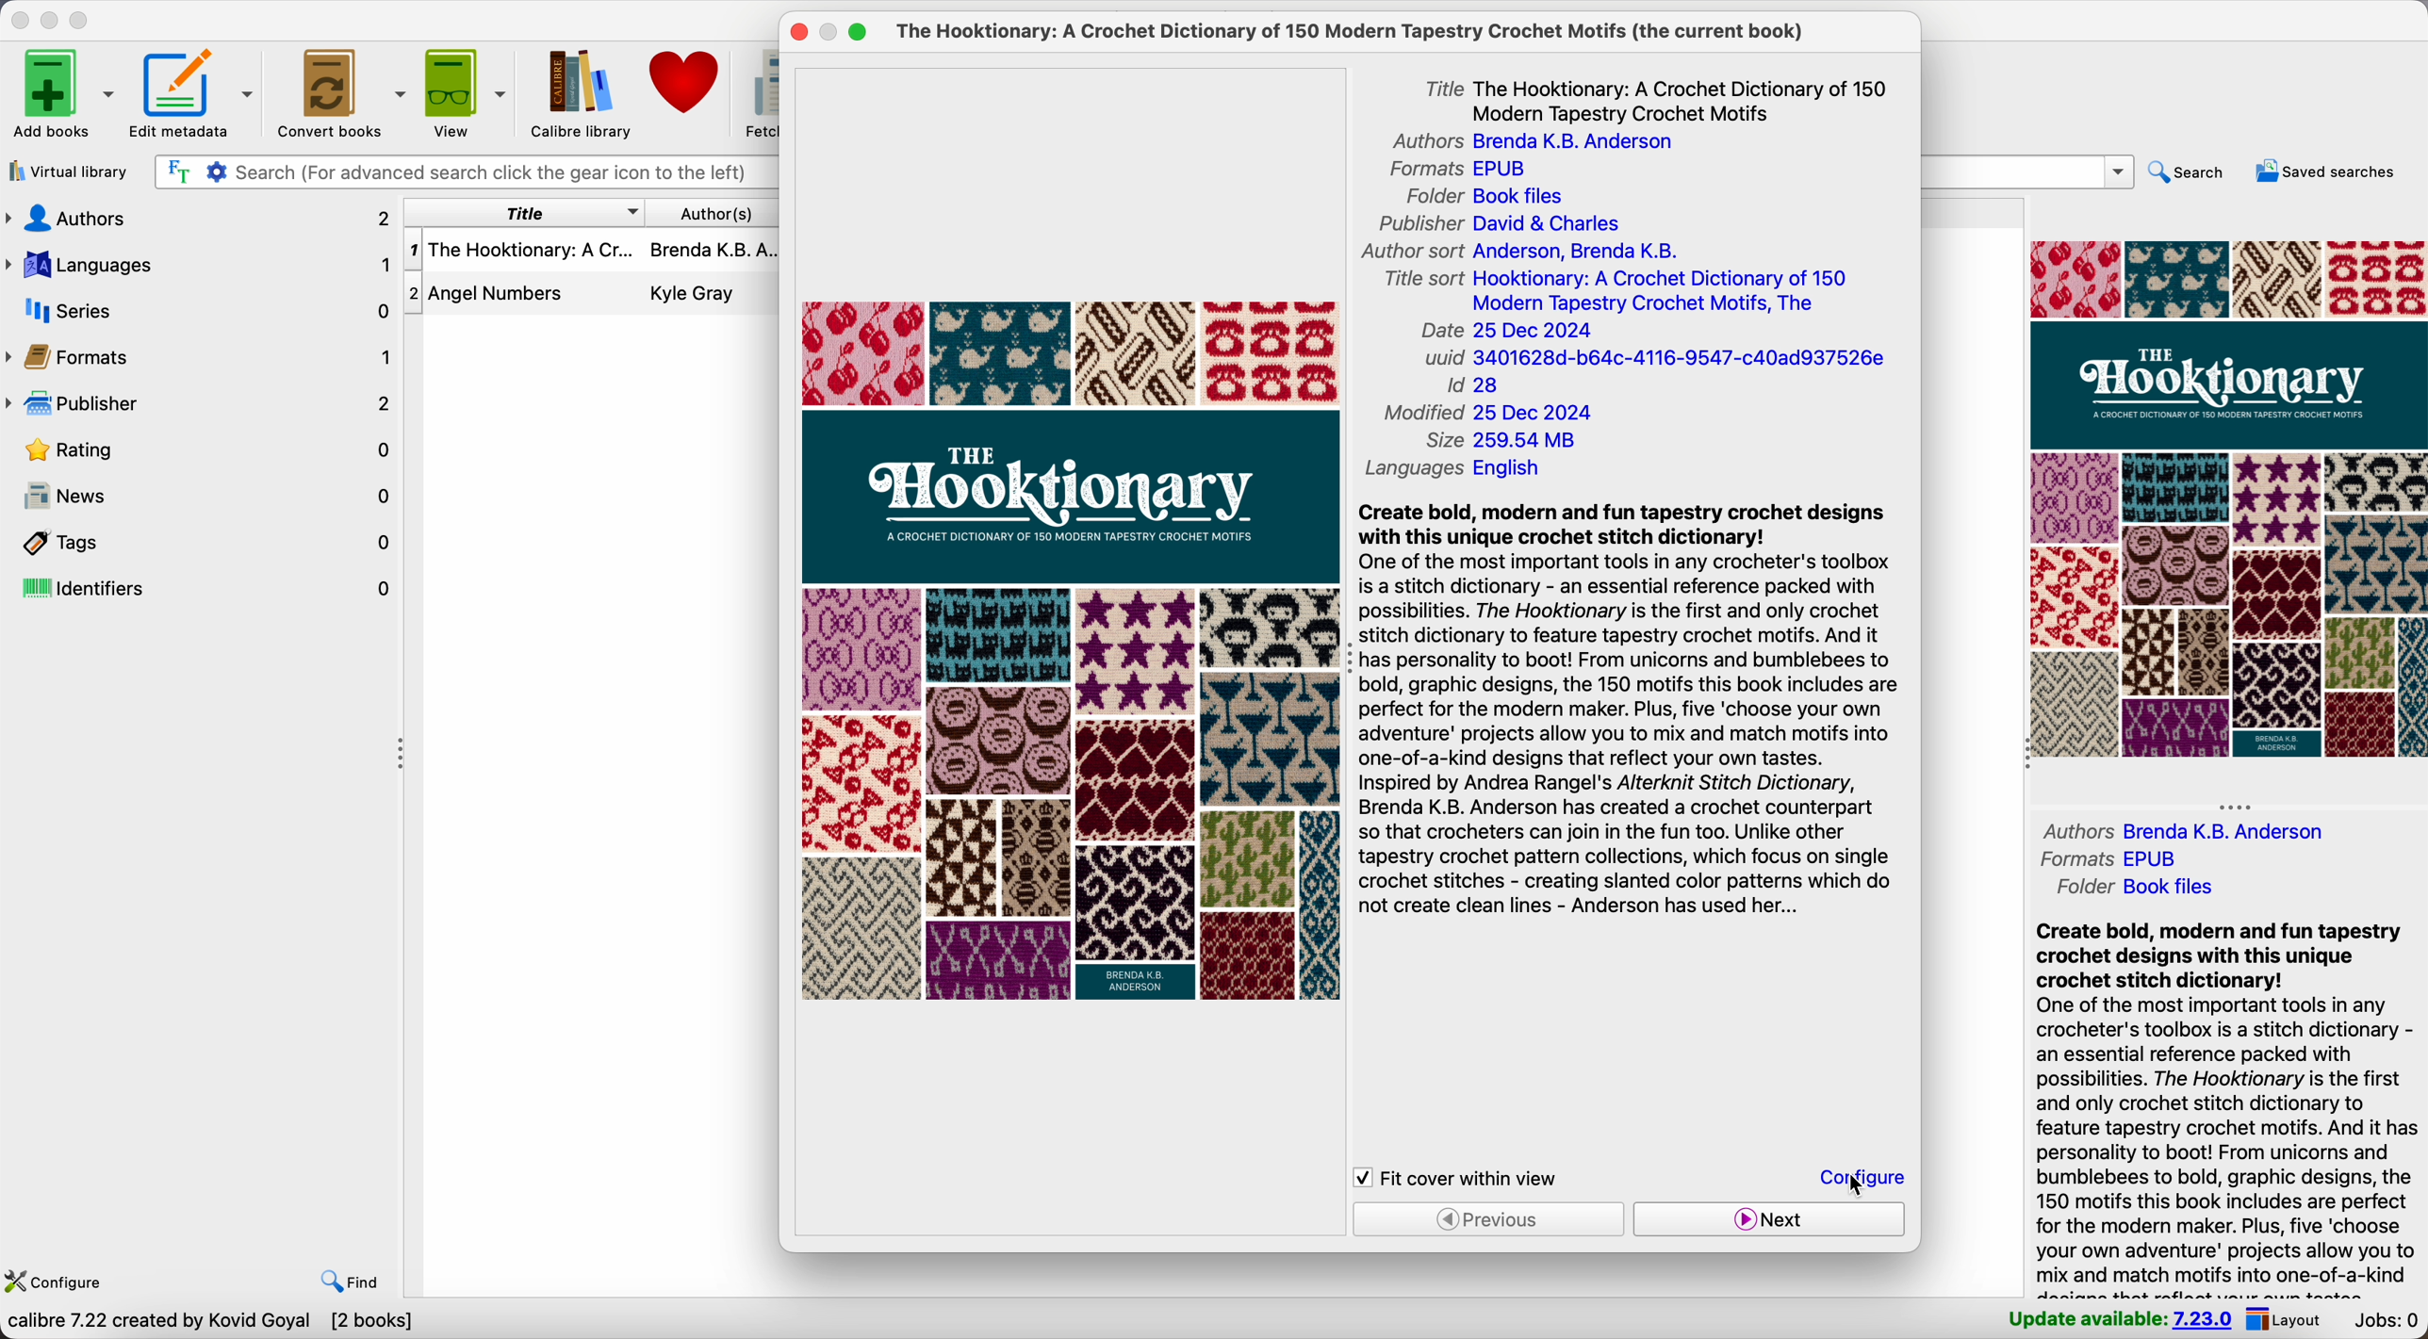 Image resolution: width=2428 pixels, height=1339 pixels. What do you see at coordinates (62, 96) in the screenshot?
I see `add books` at bounding box center [62, 96].